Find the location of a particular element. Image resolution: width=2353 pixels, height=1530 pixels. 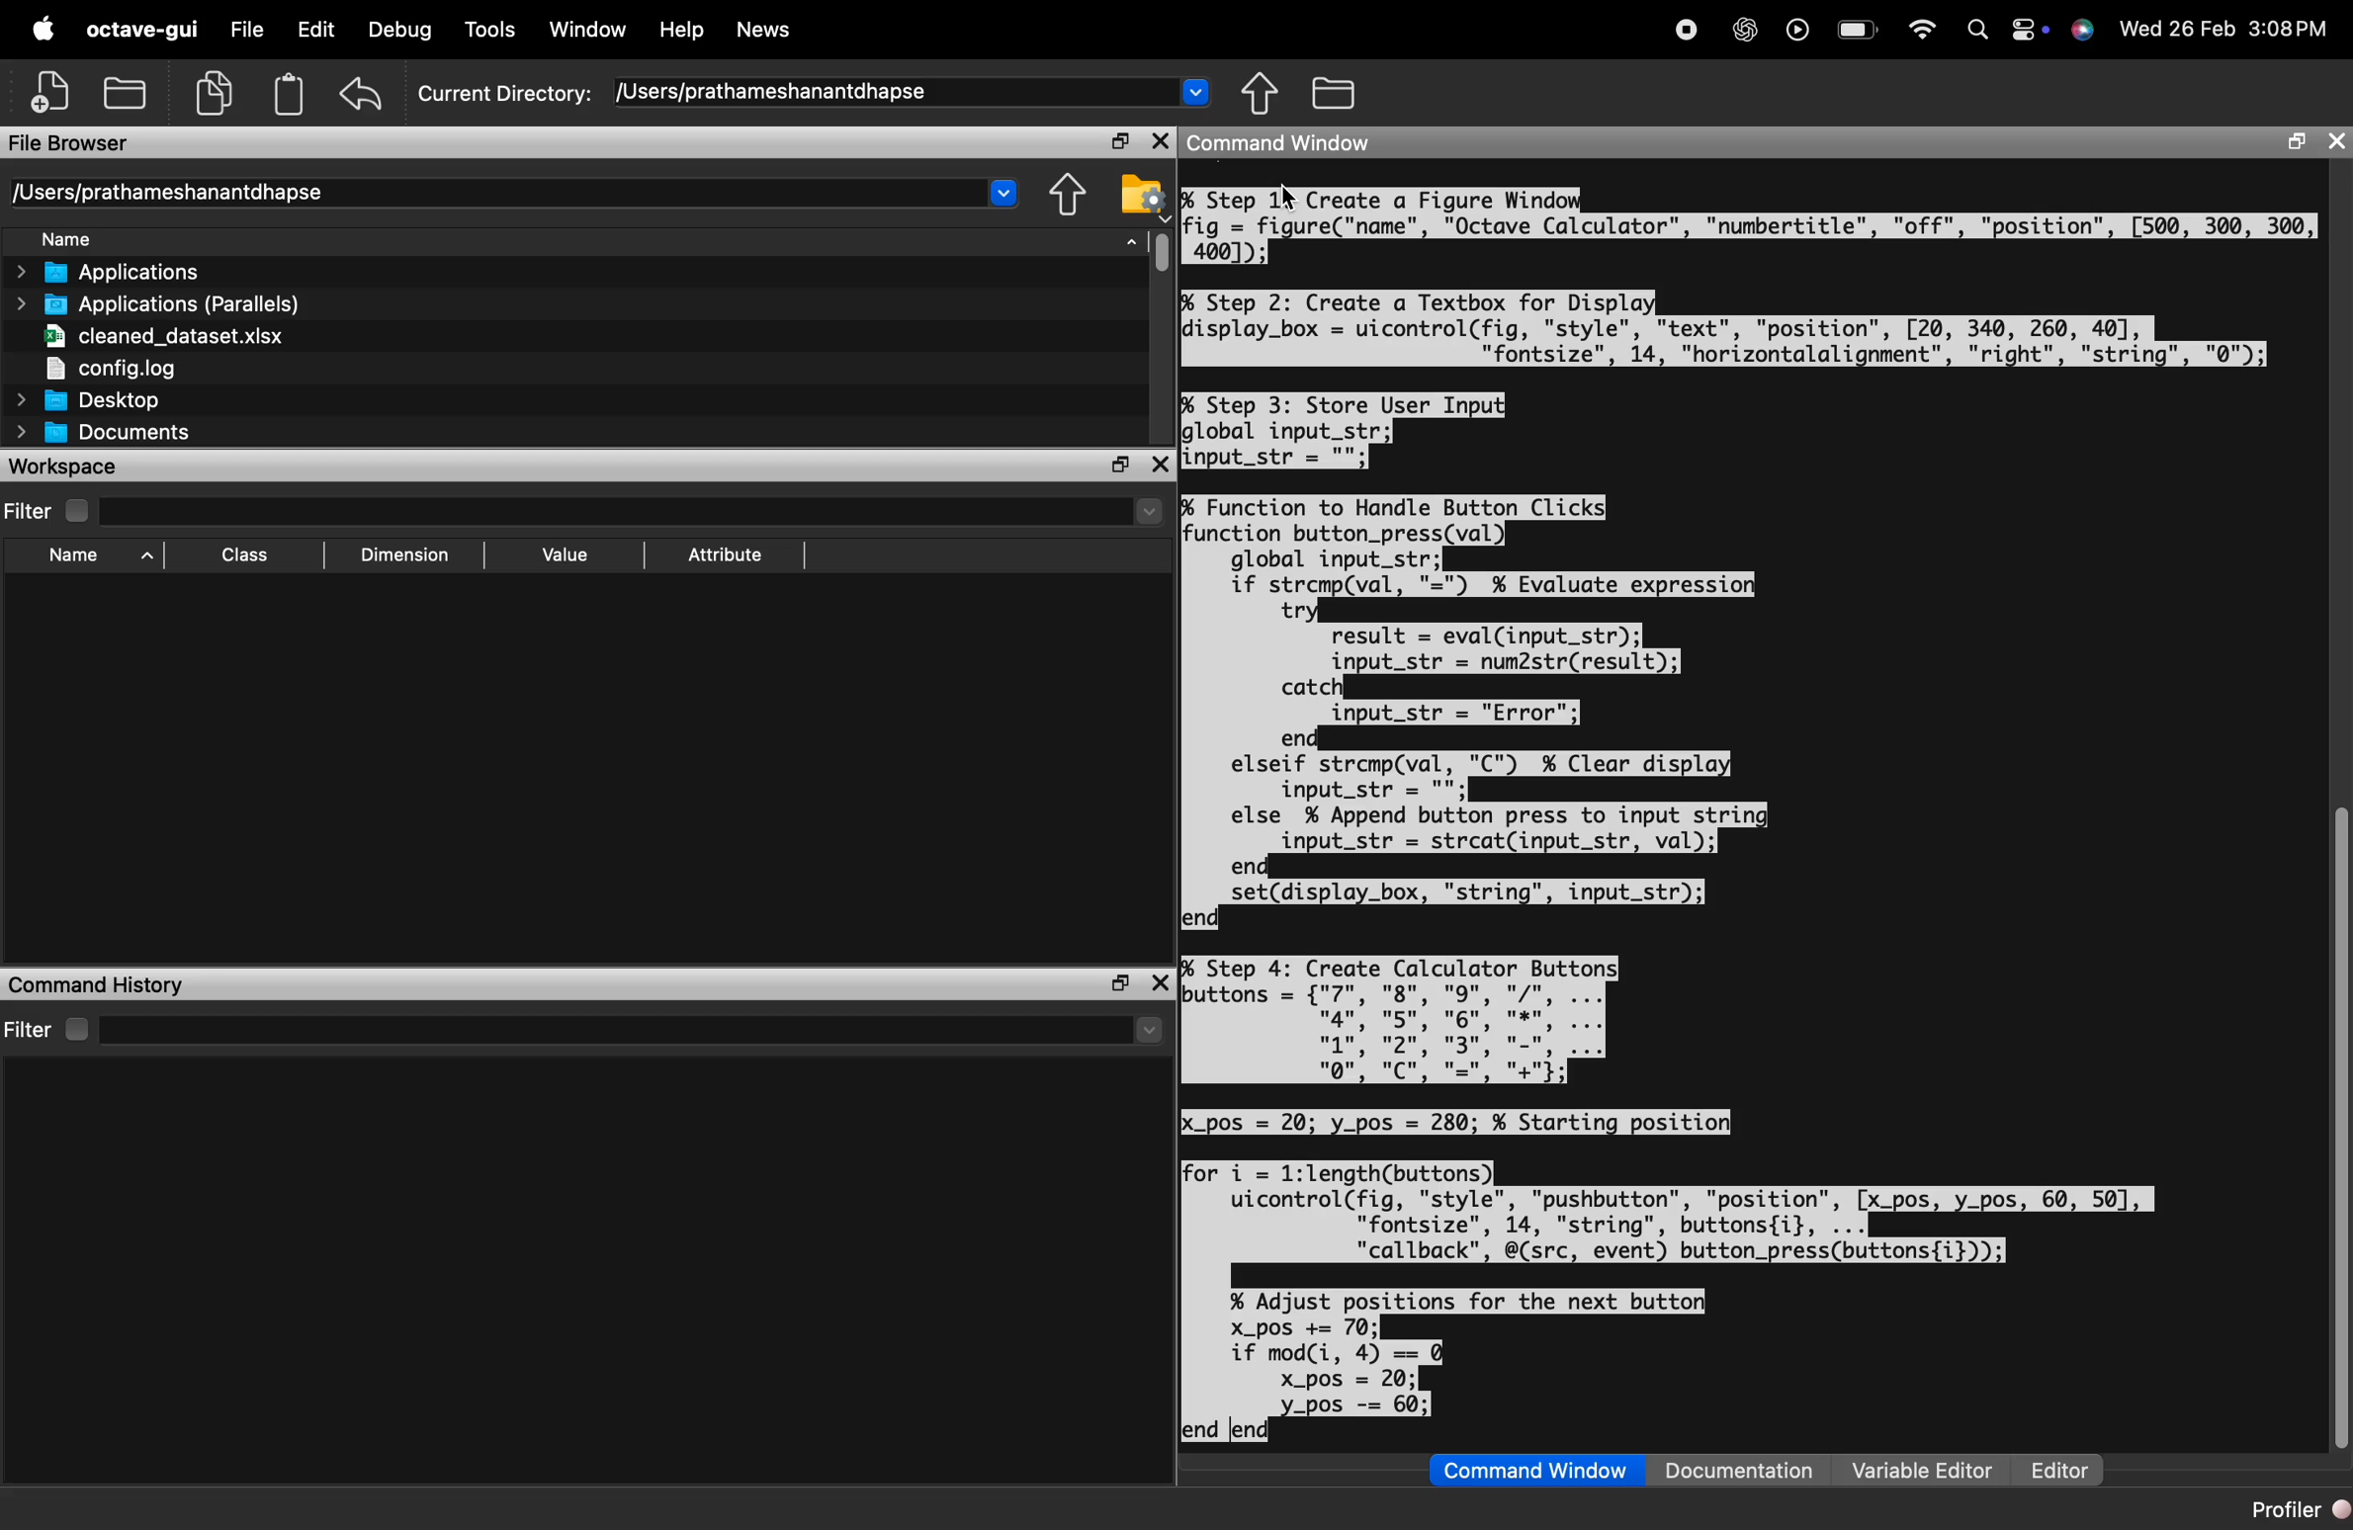

Documentation is located at coordinates (1739, 1472).